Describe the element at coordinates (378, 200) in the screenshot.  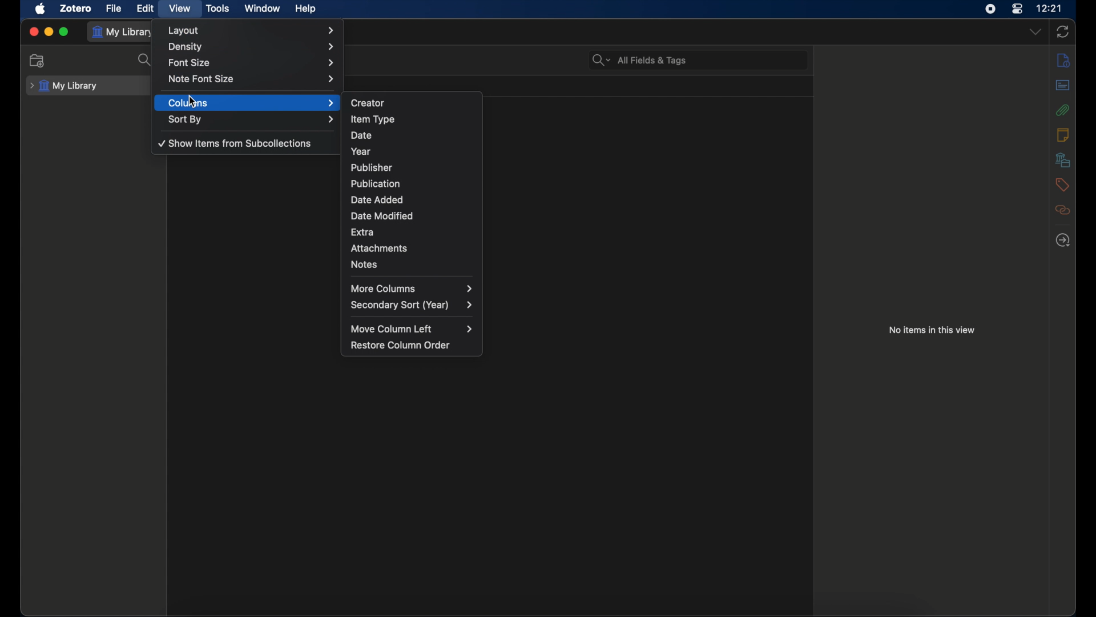
I see `date added` at that location.